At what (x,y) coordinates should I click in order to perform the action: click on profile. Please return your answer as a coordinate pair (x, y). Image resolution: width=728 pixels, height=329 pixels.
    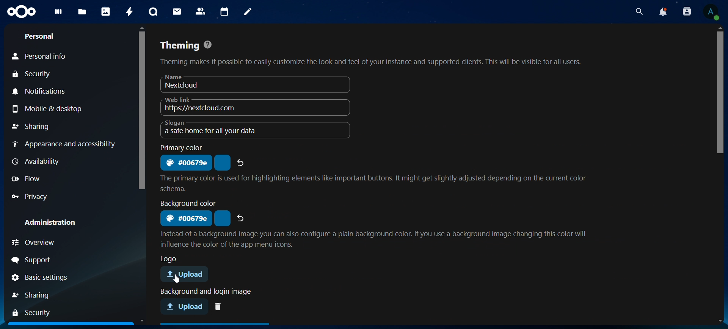
    Looking at the image, I should click on (712, 12).